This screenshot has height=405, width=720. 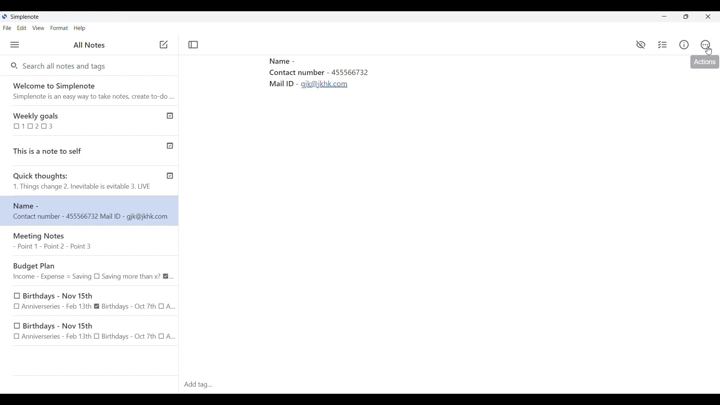 I want to click on  Birthdays - Nov 15th , so click(x=95, y=300).